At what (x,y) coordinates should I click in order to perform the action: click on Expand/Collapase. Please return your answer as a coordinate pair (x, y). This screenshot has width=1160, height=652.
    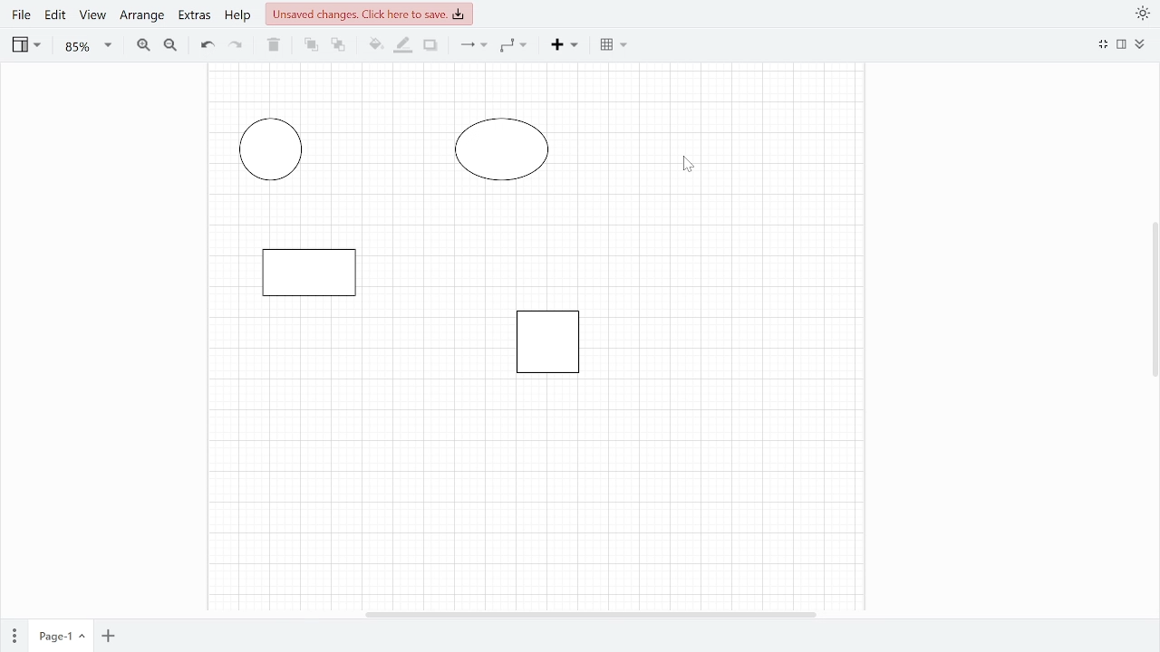
    Looking at the image, I should click on (1141, 44).